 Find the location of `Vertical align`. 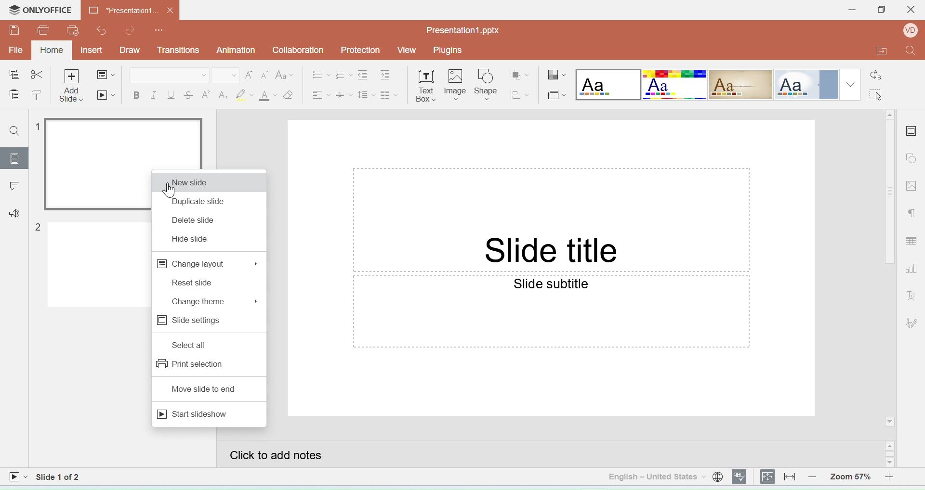

Vertical align is located at coordinates (344, 93).